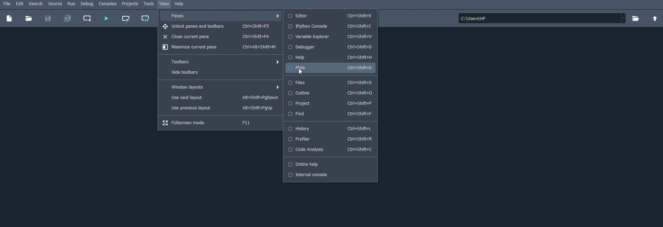 Image resolution: width=663 pixels, height=227 pixels. I want to click on Unlock panes and toolbars, so click(217, 27).